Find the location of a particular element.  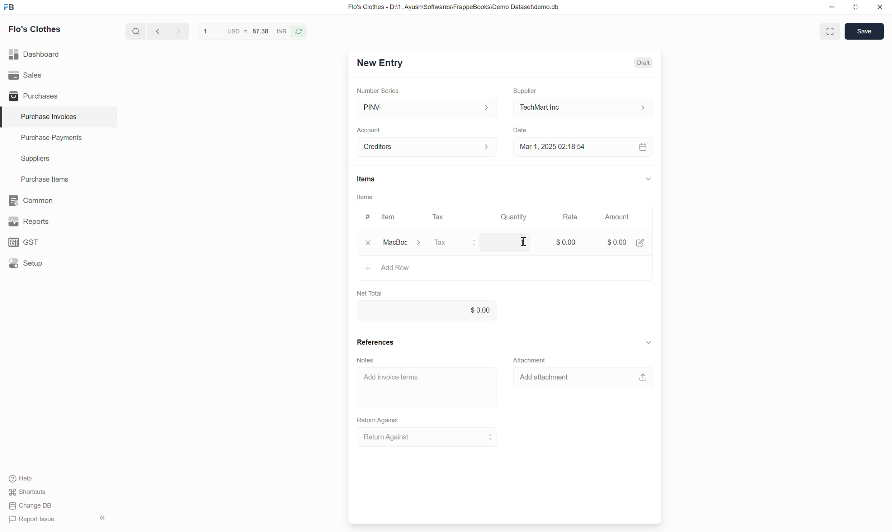

Rate is located at coordinates (570, 217).